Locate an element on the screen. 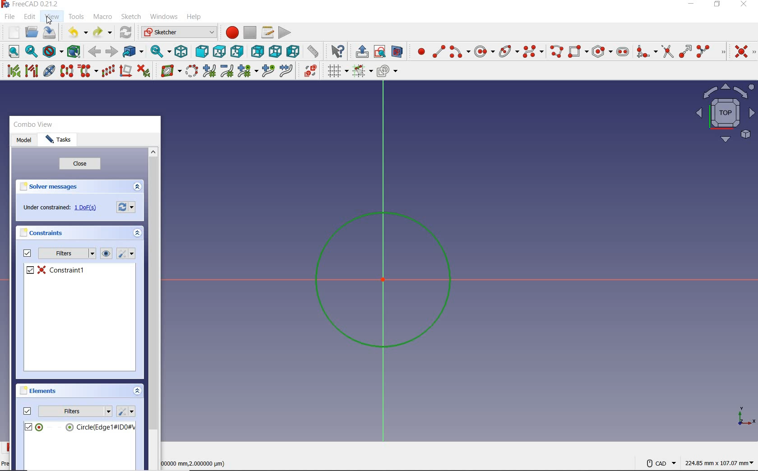 The image size is (758, 471). constrain coincident is located at coordinates (743, 51).